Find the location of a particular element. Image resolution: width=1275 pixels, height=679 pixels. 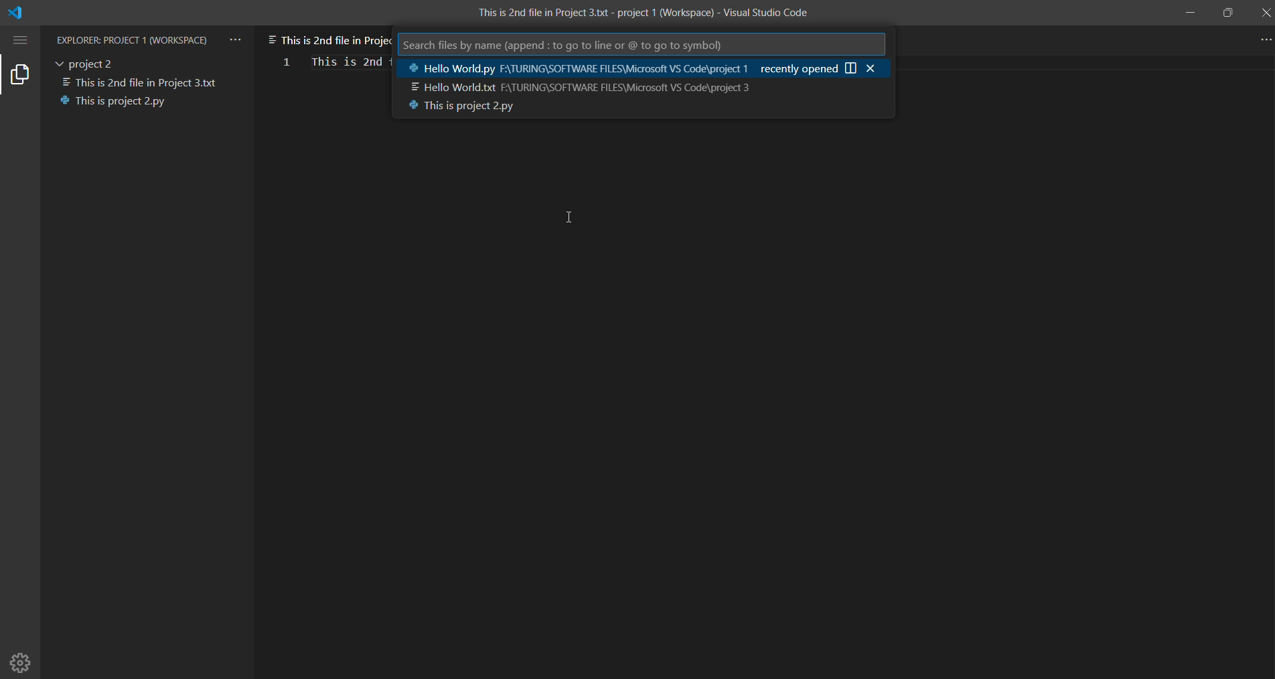

more action is located at coordinates (1264, 40).